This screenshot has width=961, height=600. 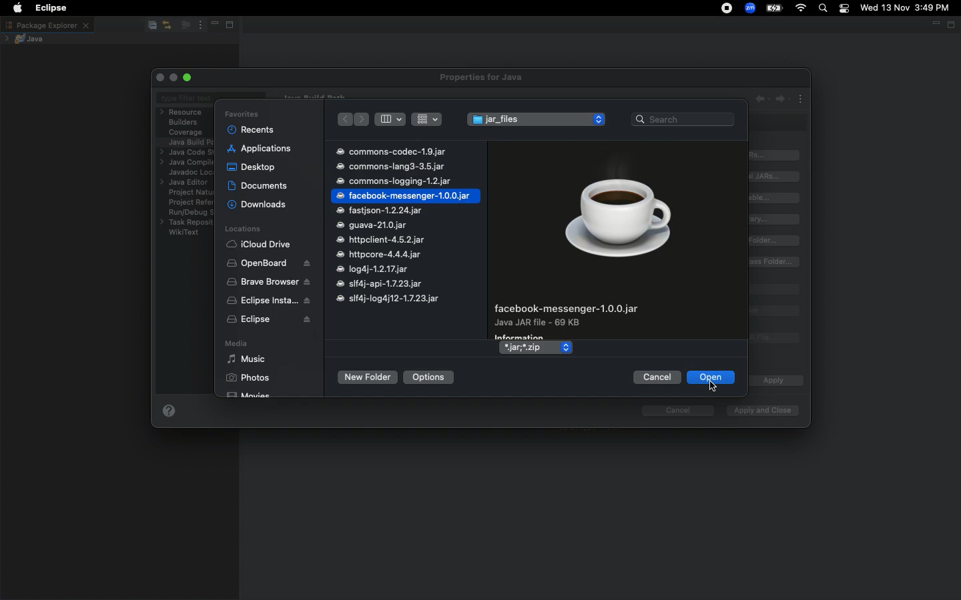 I want to click on Focus on active task, so click(x=184, y=26).